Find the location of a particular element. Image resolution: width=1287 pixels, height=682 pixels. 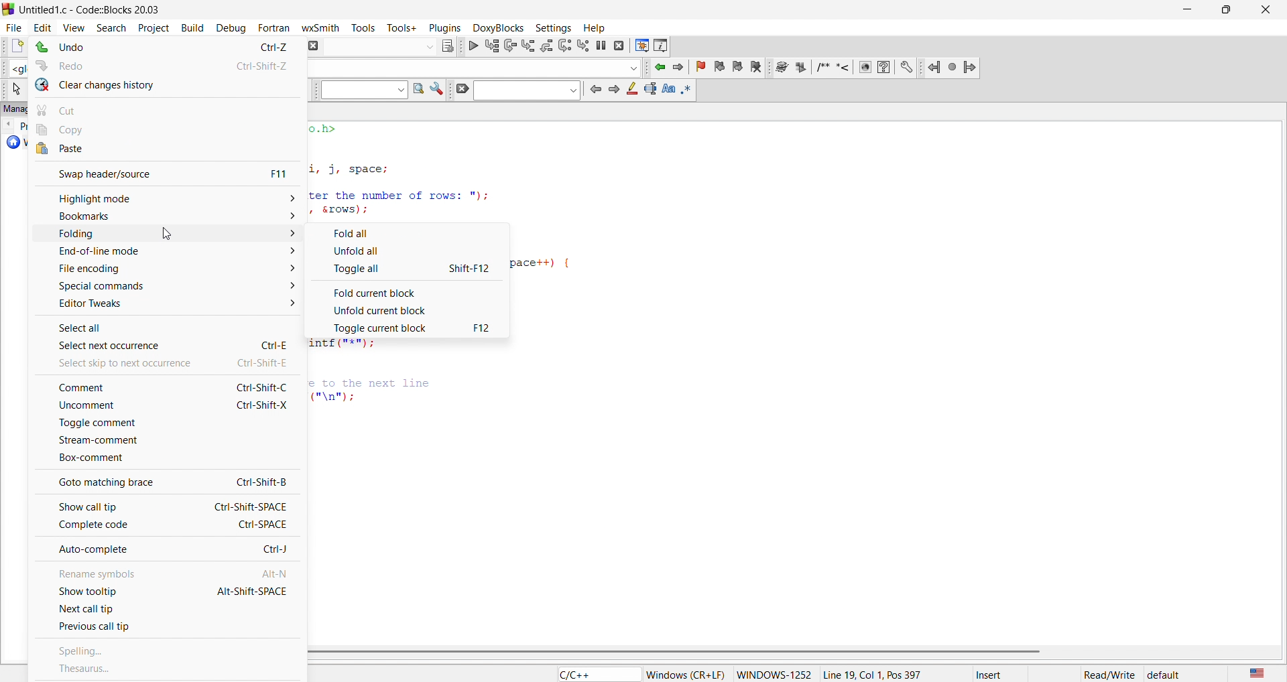

thesaurus is located at coordinates (167, 669).